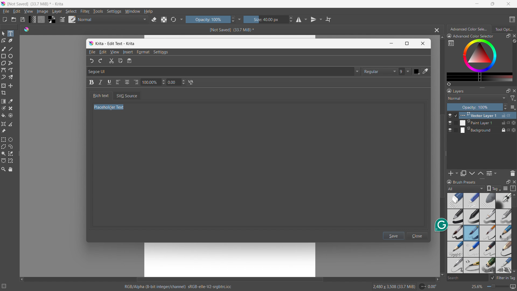 This screenshot has height=291, width=517. What do you see at coordinates (22, 19) in the screenshot?
I see `save` at bounding box center [22, 19].